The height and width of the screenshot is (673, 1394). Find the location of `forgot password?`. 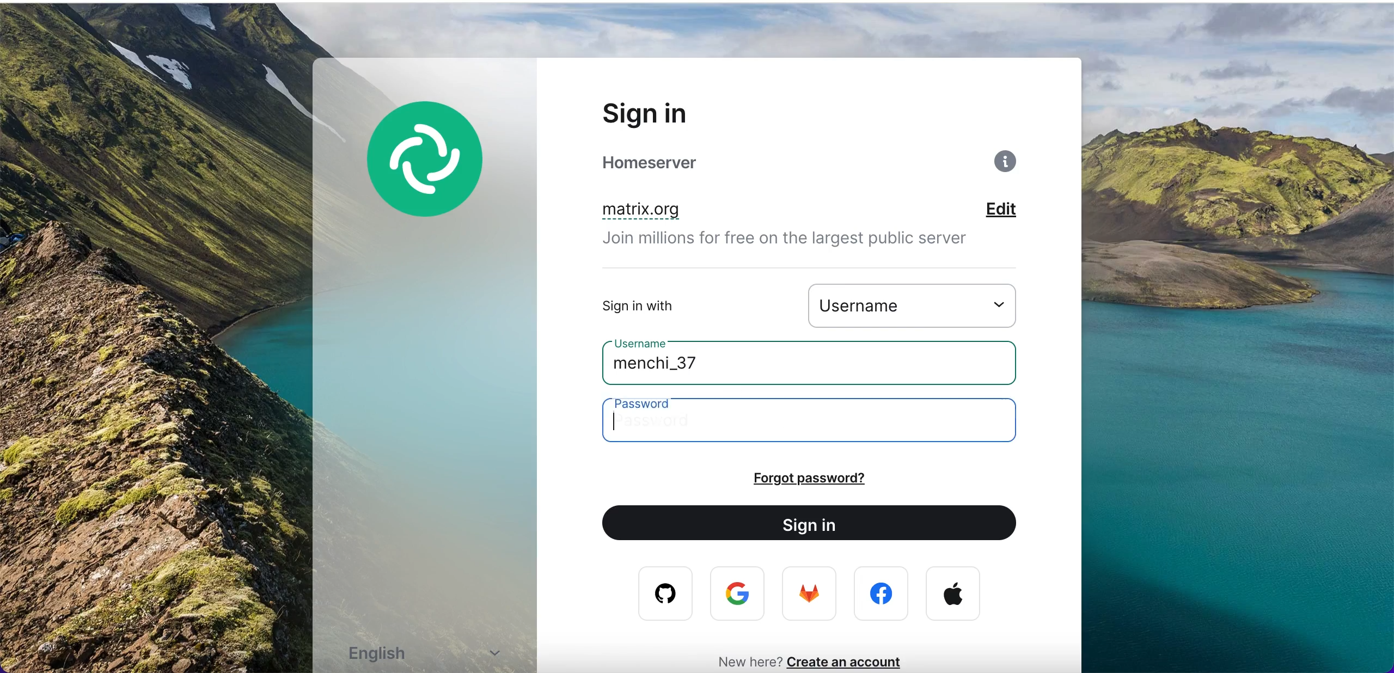

forgot password? is located at coordinates (839, 478).